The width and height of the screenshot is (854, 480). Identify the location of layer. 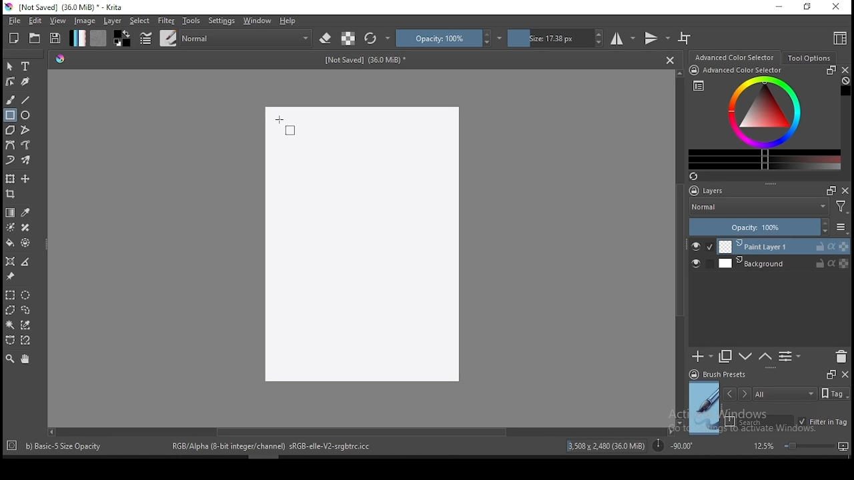
(783, 263).